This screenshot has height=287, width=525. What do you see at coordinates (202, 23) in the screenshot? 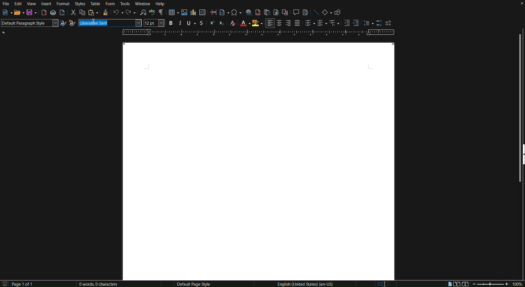
I see `Strikethrough` at bounding box center [202, 23].